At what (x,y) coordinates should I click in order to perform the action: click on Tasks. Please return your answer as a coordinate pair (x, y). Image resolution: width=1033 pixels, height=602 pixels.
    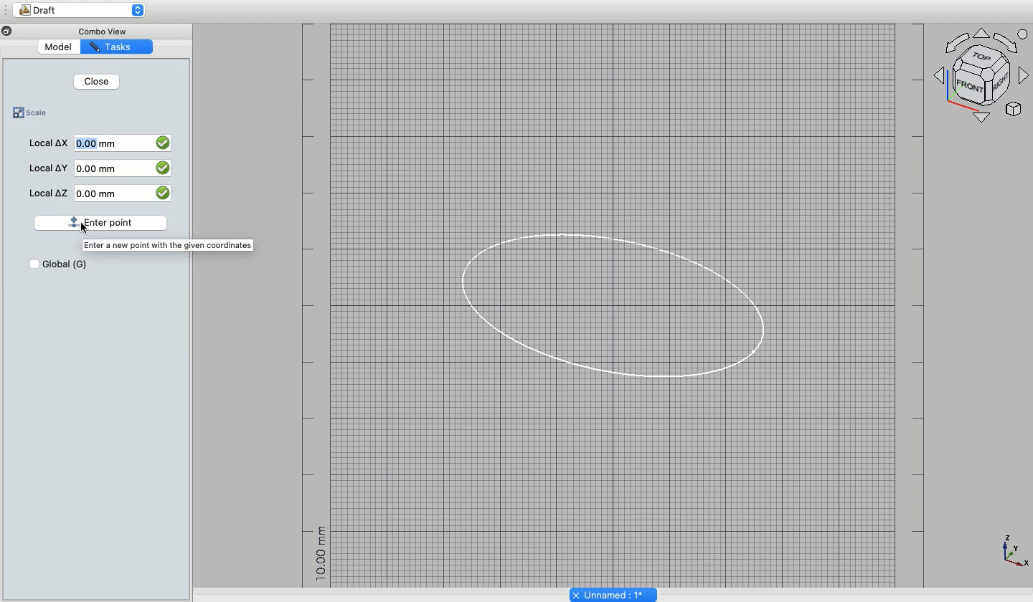
    Looking at the image, I should click on (118, 47).